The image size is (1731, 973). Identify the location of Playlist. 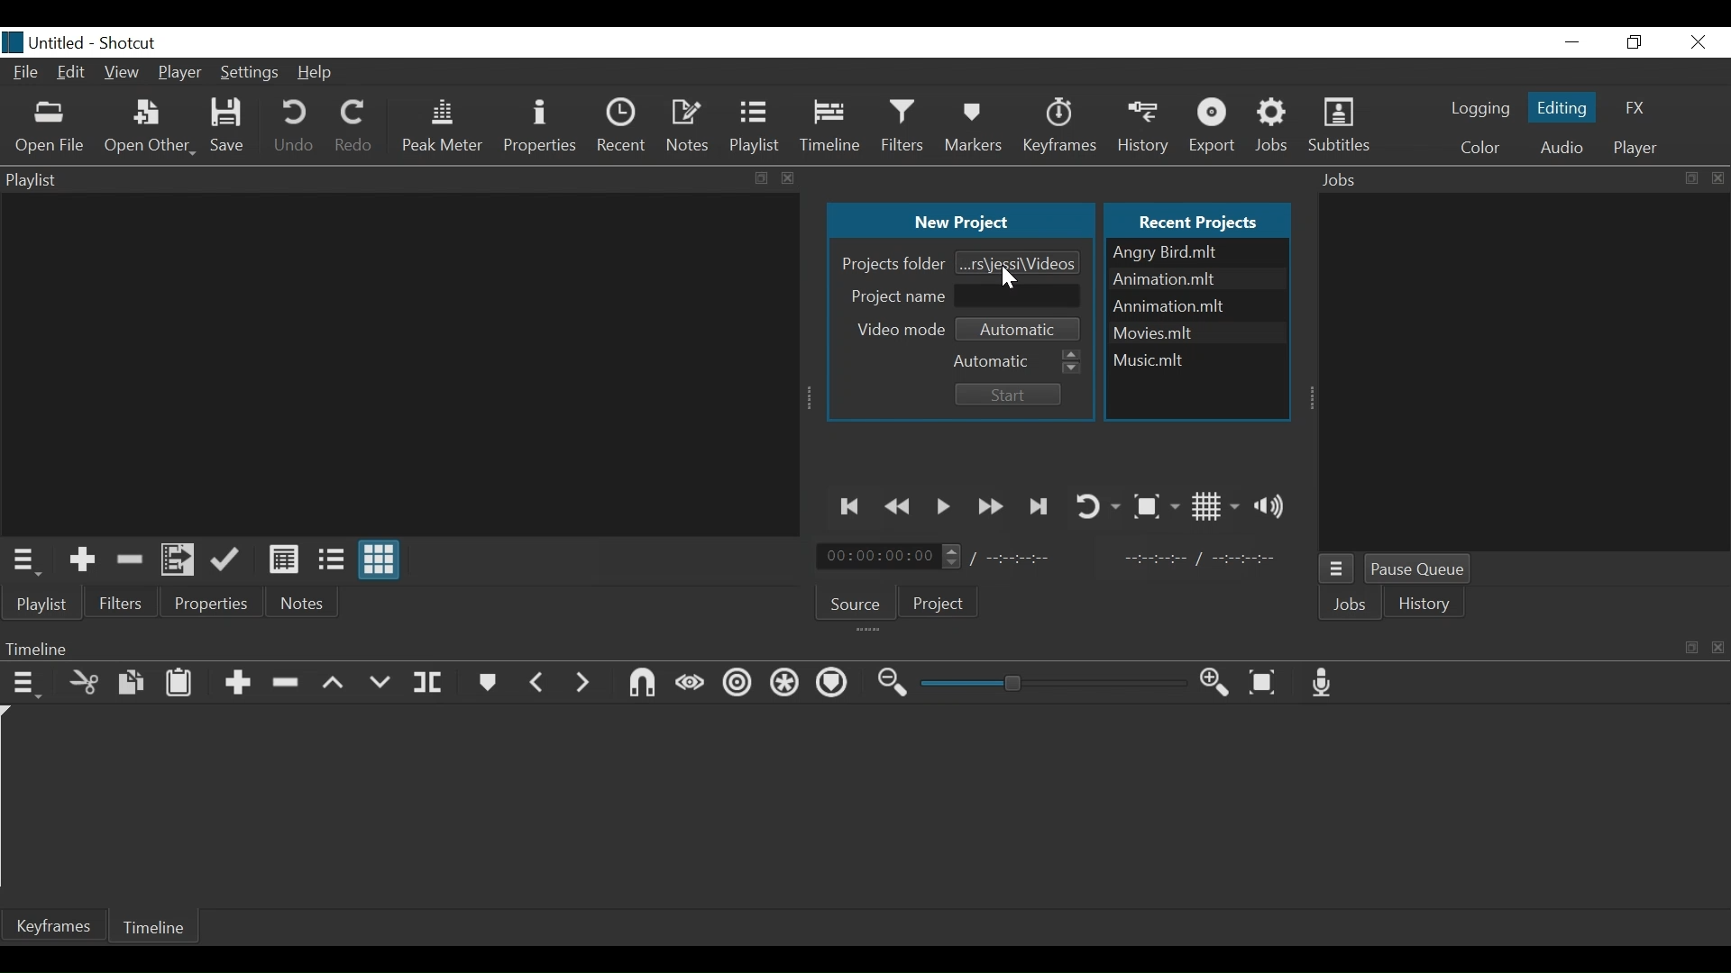
(756, 126).